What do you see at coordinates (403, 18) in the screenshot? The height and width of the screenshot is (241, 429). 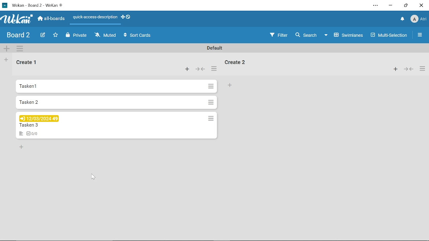 I see `Notifications` at bounding box center [403, 18].